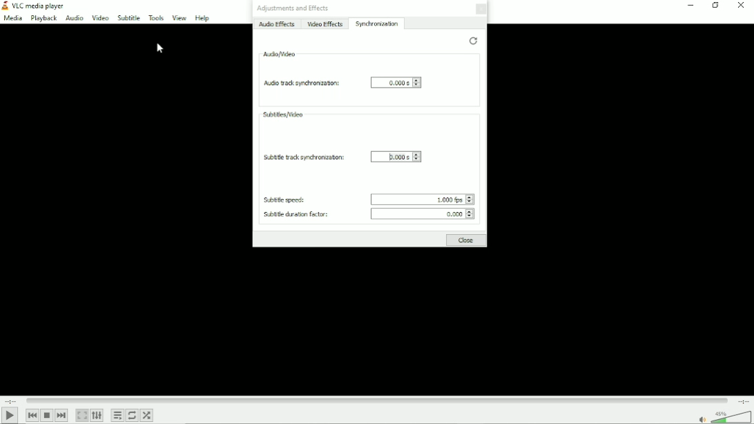 The width and height of the screenshot is (754, 424). I want to click on 0.000 s, so click(398, 157).